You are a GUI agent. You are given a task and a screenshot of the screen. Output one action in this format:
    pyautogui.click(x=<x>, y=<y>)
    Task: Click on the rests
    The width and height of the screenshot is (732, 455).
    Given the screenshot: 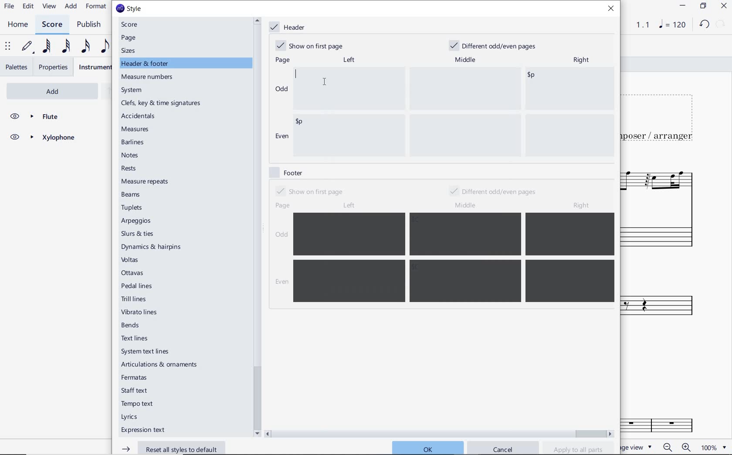 What is the action you would take?
    pyautogui.click(x=137, y=169)
    